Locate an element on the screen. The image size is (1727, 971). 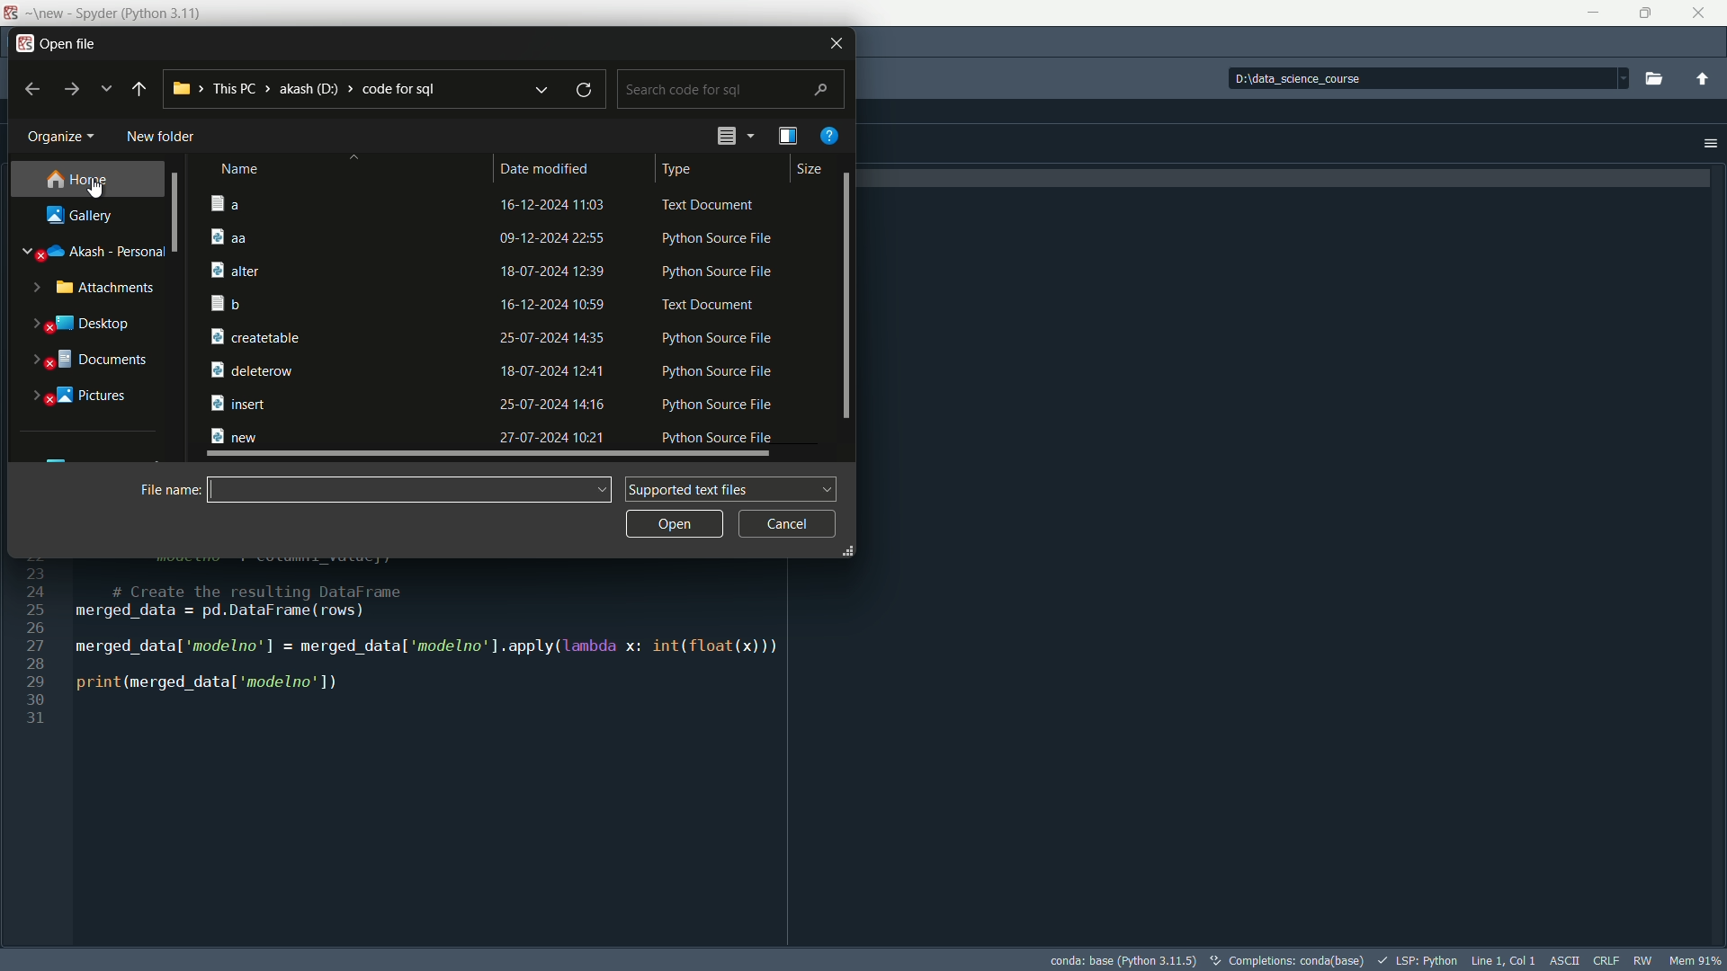
desktop is located at coordinates (100, 324).